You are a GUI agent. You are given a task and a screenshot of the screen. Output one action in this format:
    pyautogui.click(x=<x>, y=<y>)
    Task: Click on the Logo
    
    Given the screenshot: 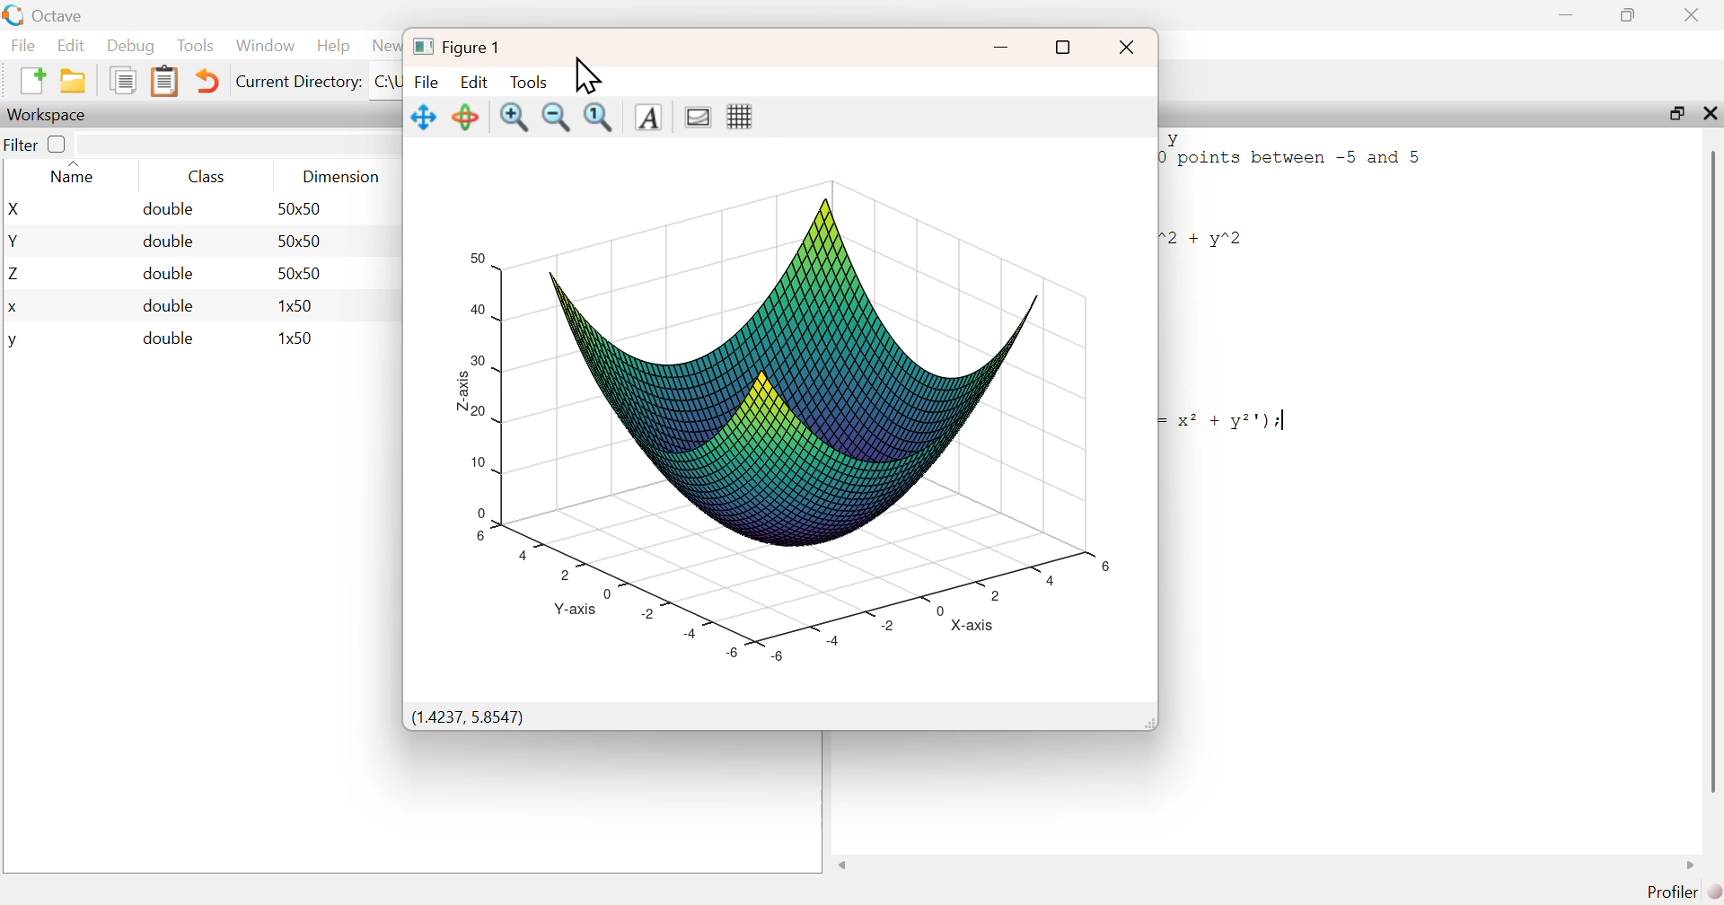 What is the action you would take?
    pyautogui.click(x=15, y=16)
    